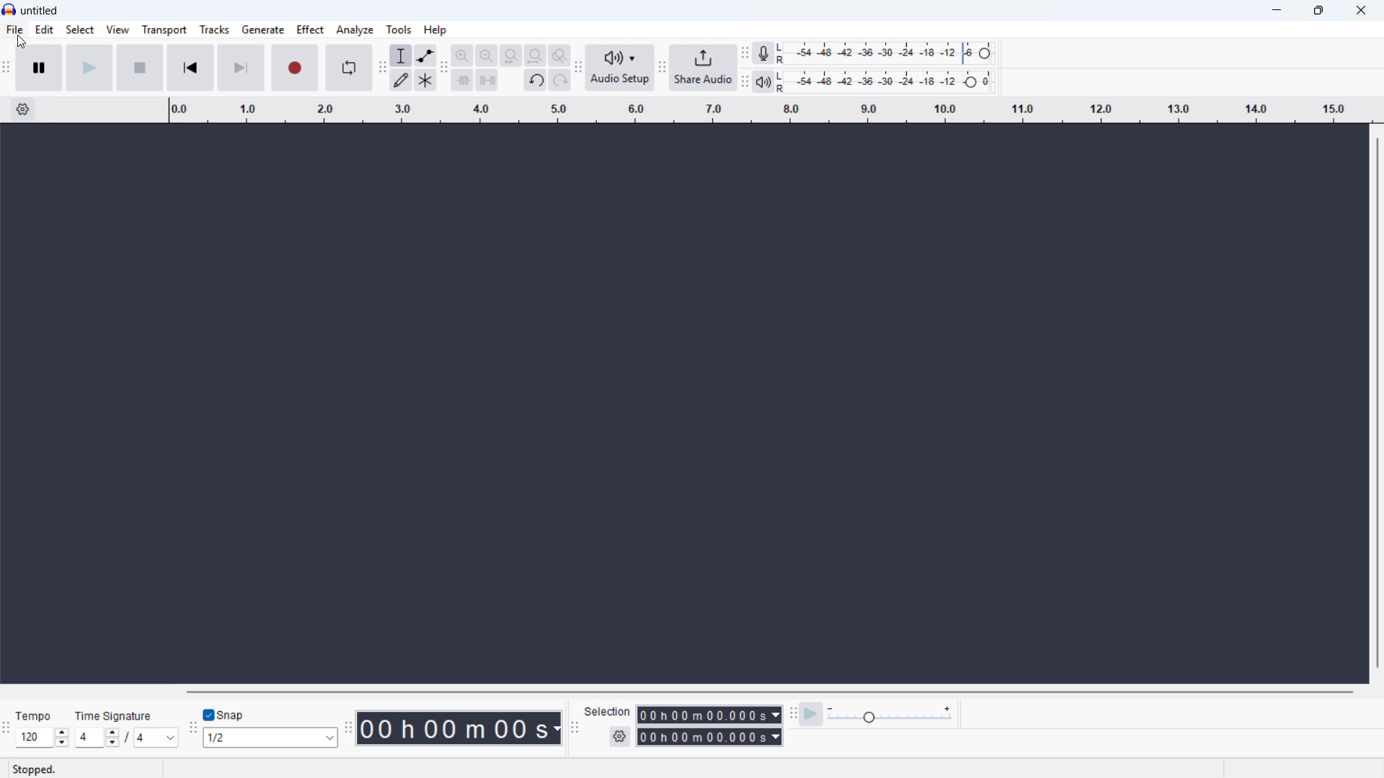 This screenshot has width=1384, height=778. What do you see at coordinates (488, 81) in the screenshot?
I see `Silence audio selection ` at bounding box center [488, 81].